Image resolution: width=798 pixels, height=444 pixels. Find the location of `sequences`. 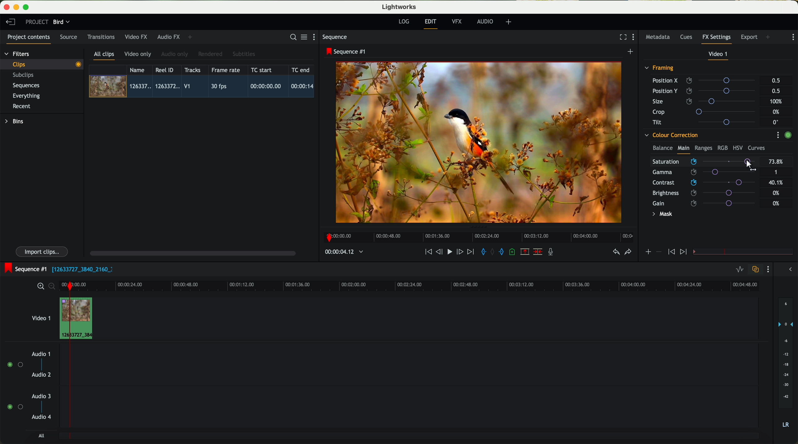

sequences is located at coordinates (26, 86).